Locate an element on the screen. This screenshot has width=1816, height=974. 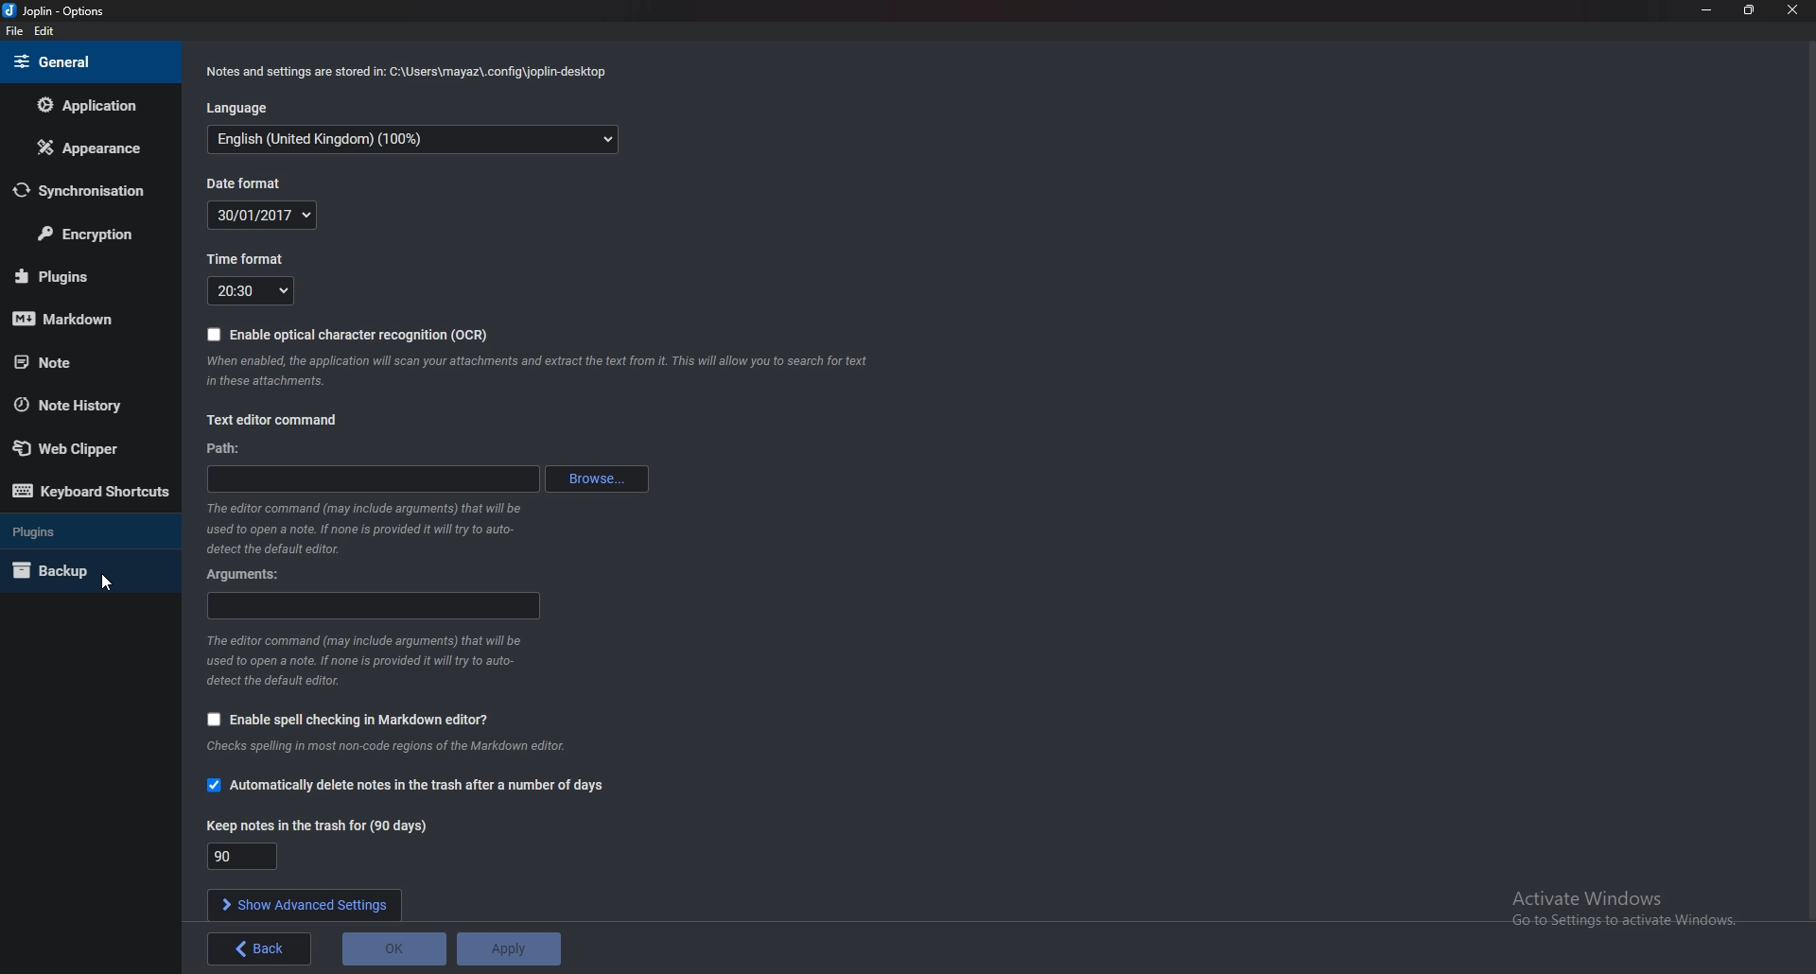
Info is located at coordinates (408, 747).